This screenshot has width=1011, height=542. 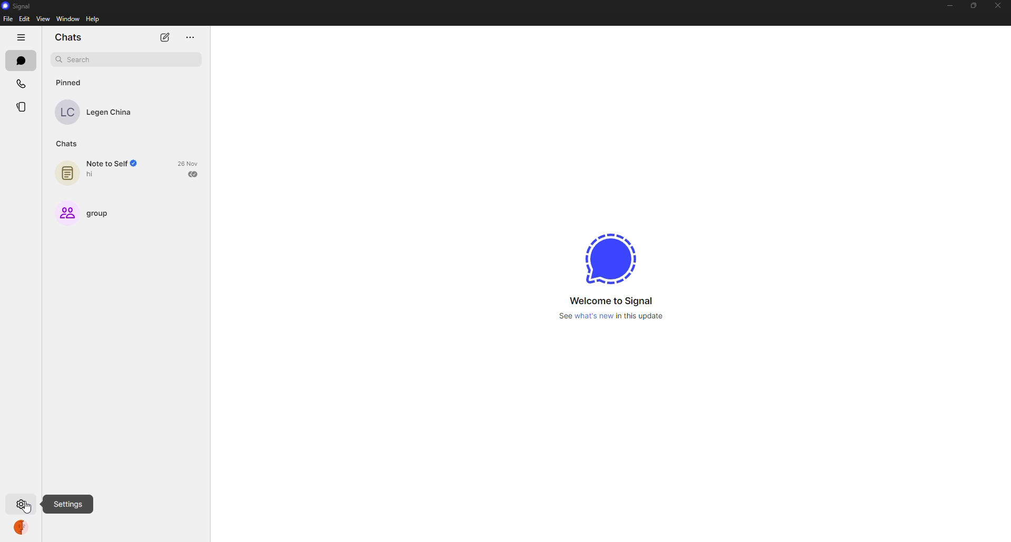 I want to click on window, so click(x=67, y=18).